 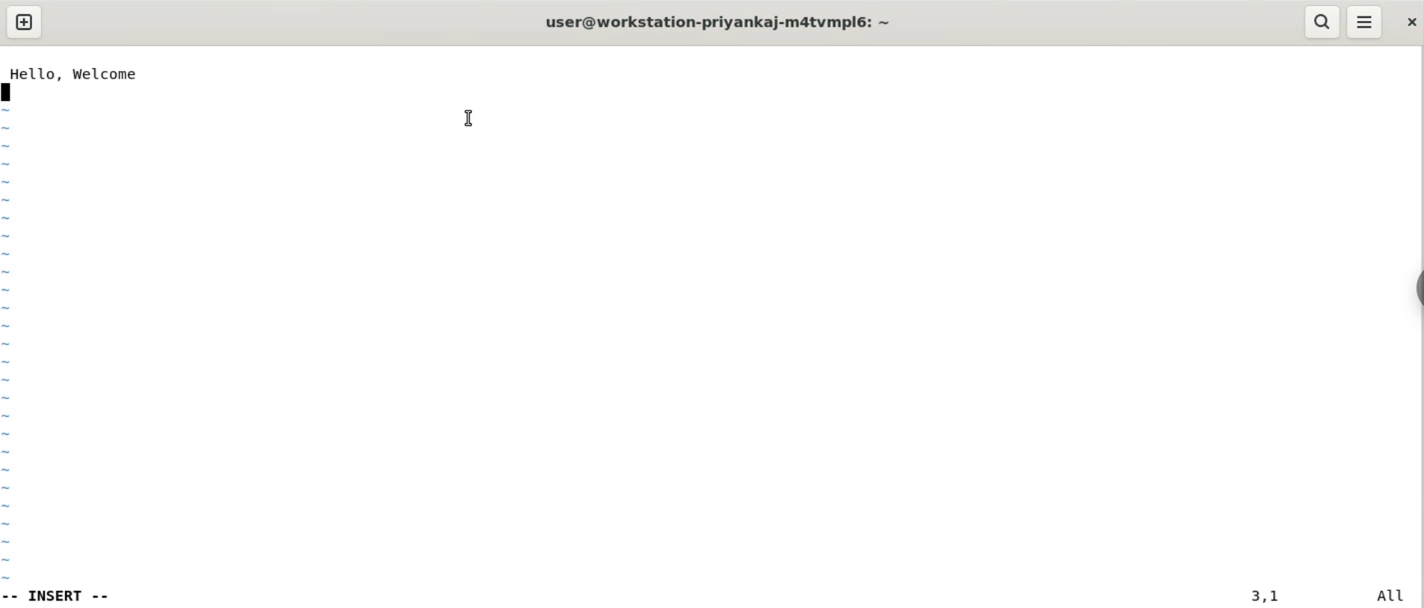 I want to click on sidebar, so click(x=1417, y=287).